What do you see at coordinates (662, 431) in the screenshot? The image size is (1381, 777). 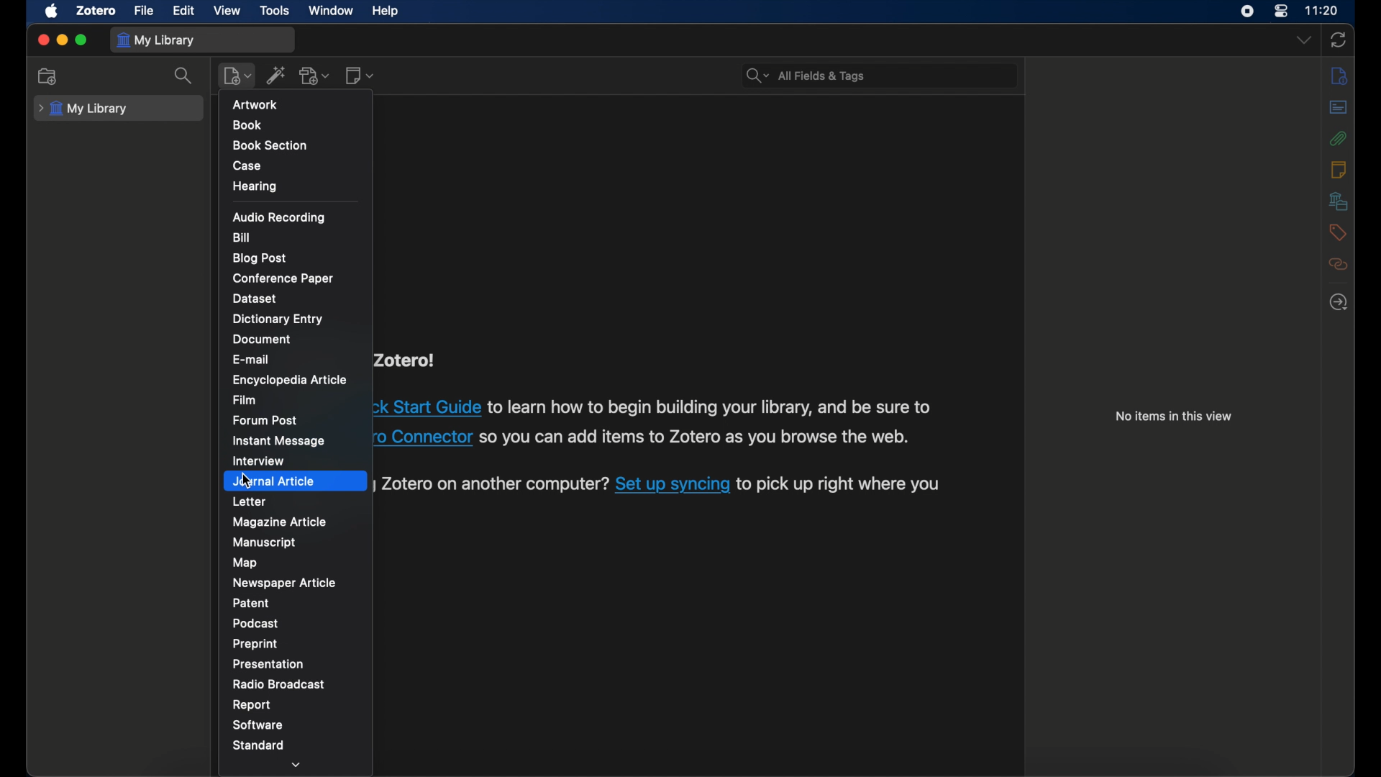 I see `Zotero!
ck Start Guide to learn how to begin building your library, and be sure to
0 Connector so you can add items to Zotero as you browse the web.

J | Zotero on another computer? Set up syncing to pick up right where you` at bounding box center [662, 431].